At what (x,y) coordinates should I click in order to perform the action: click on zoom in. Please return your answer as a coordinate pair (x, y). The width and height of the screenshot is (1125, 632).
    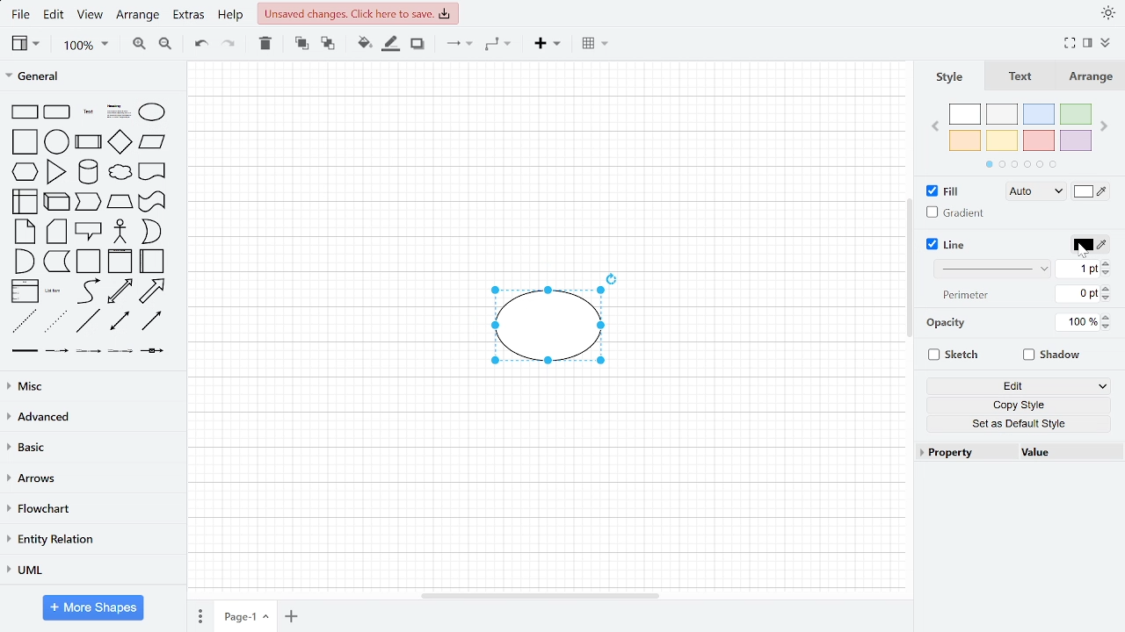
    Looking at the image, I should click on (136, 44).